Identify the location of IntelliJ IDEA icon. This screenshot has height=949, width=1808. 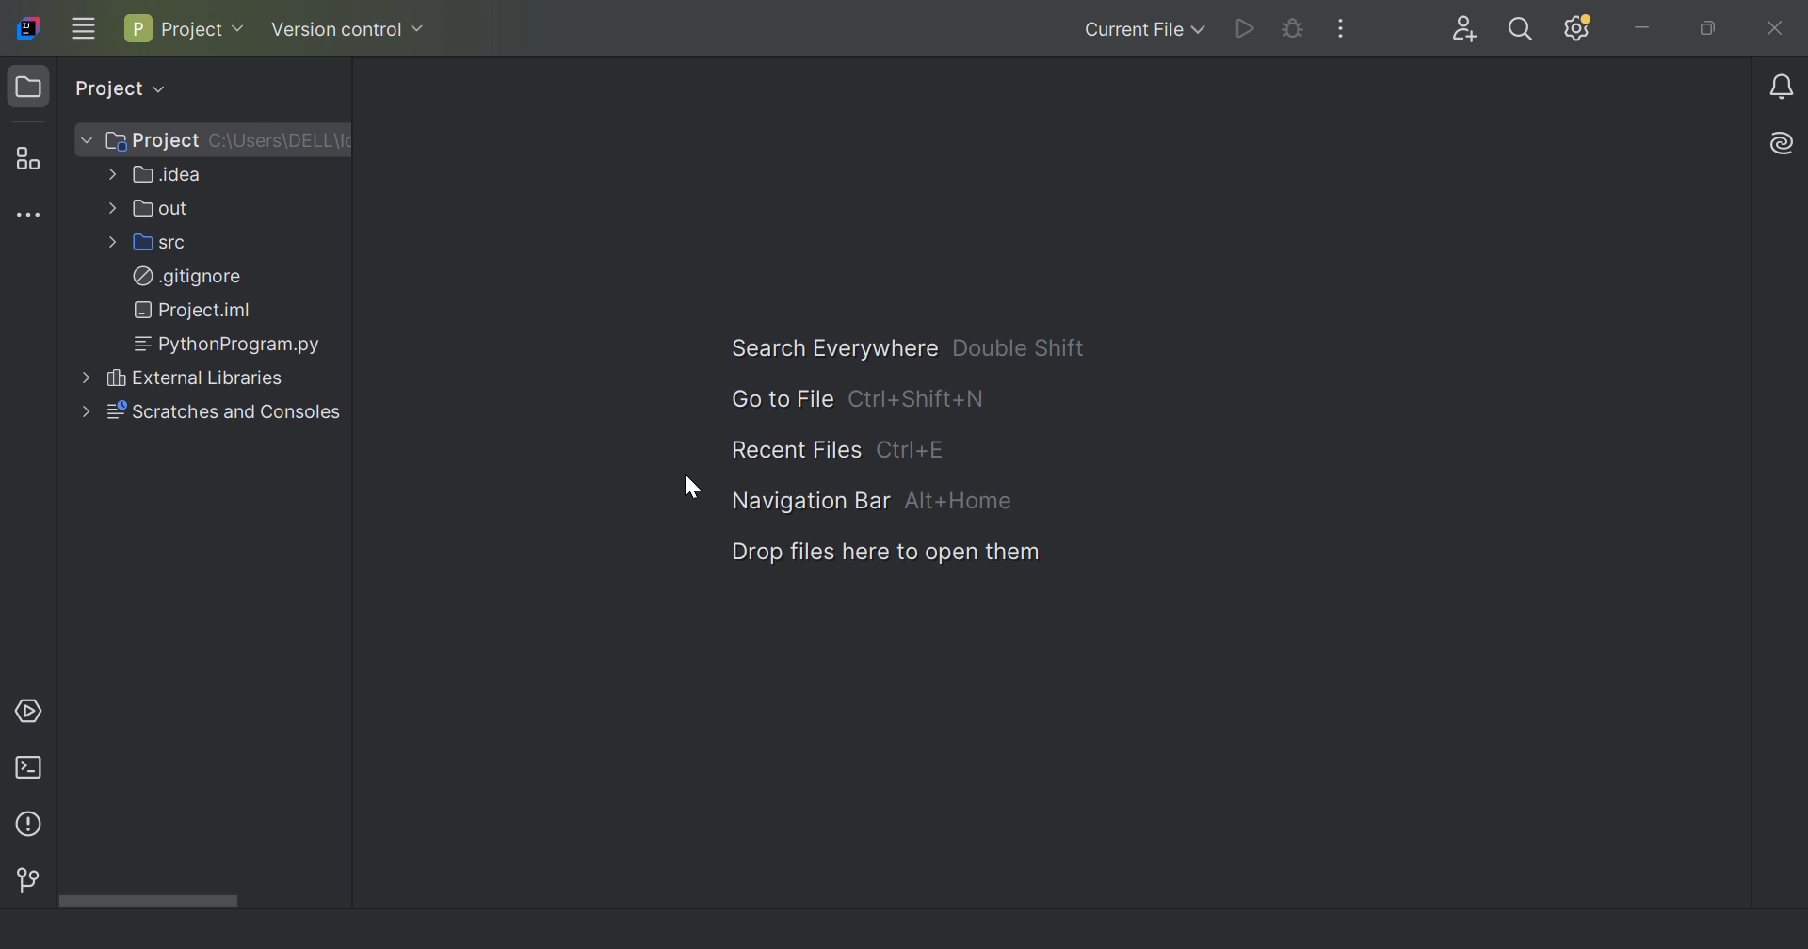
(31, 26).